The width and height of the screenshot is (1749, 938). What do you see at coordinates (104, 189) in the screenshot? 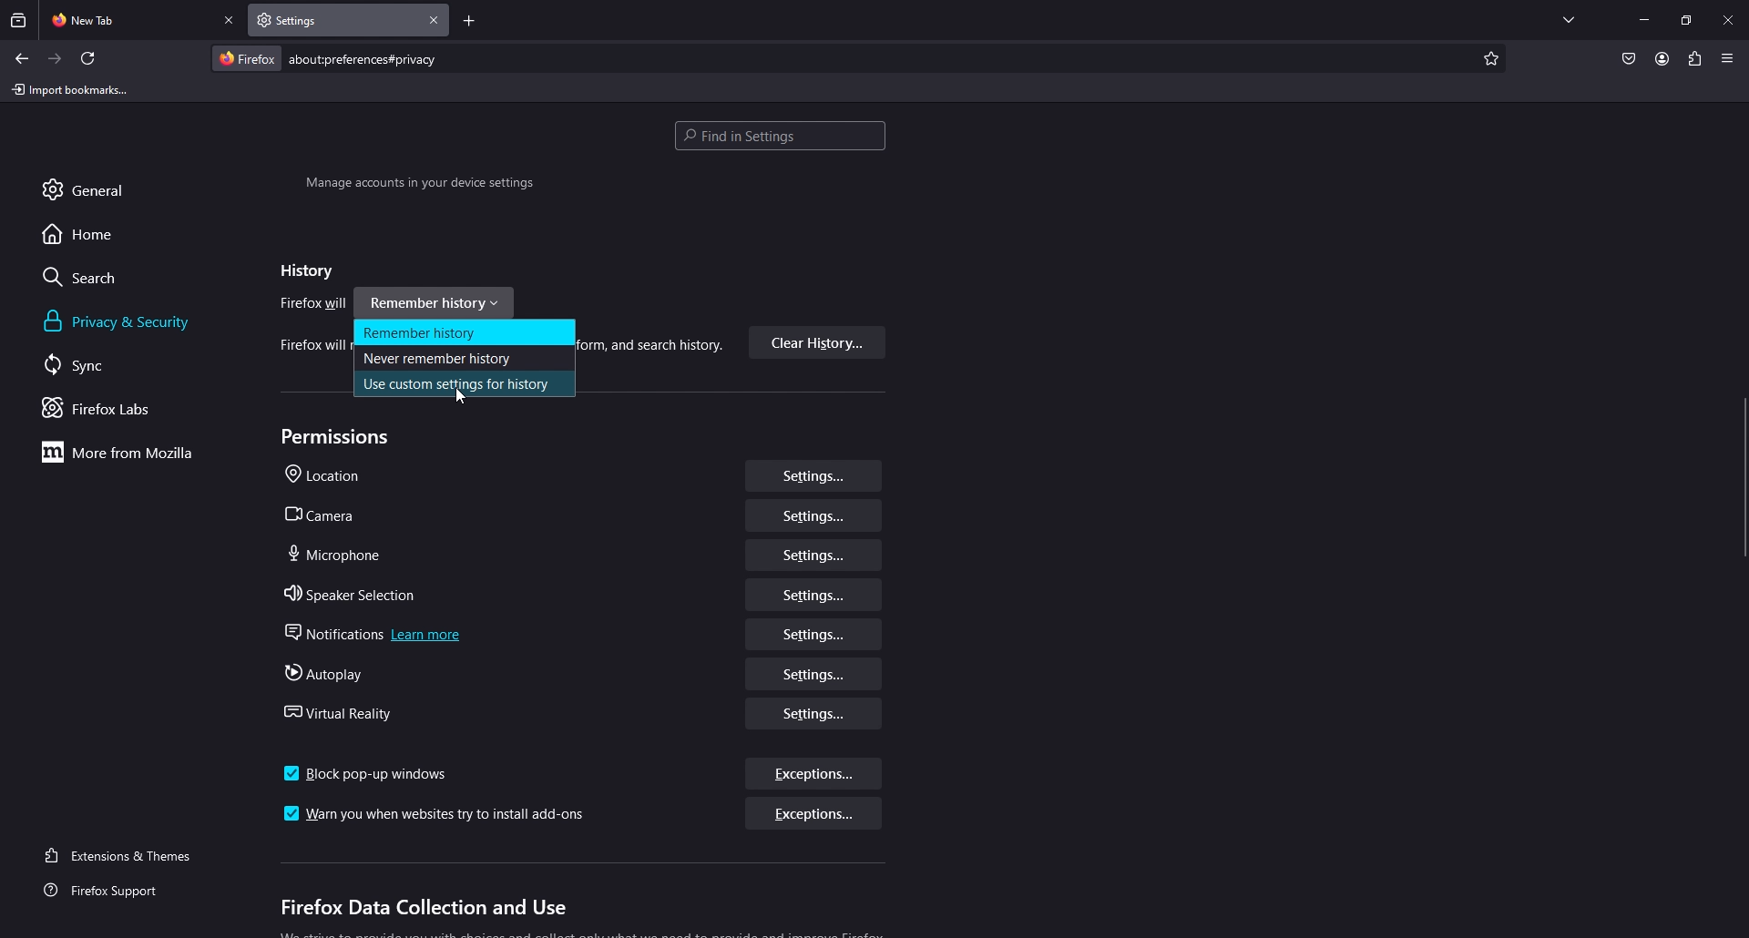
I see `general` at bounding box center [104, 189].